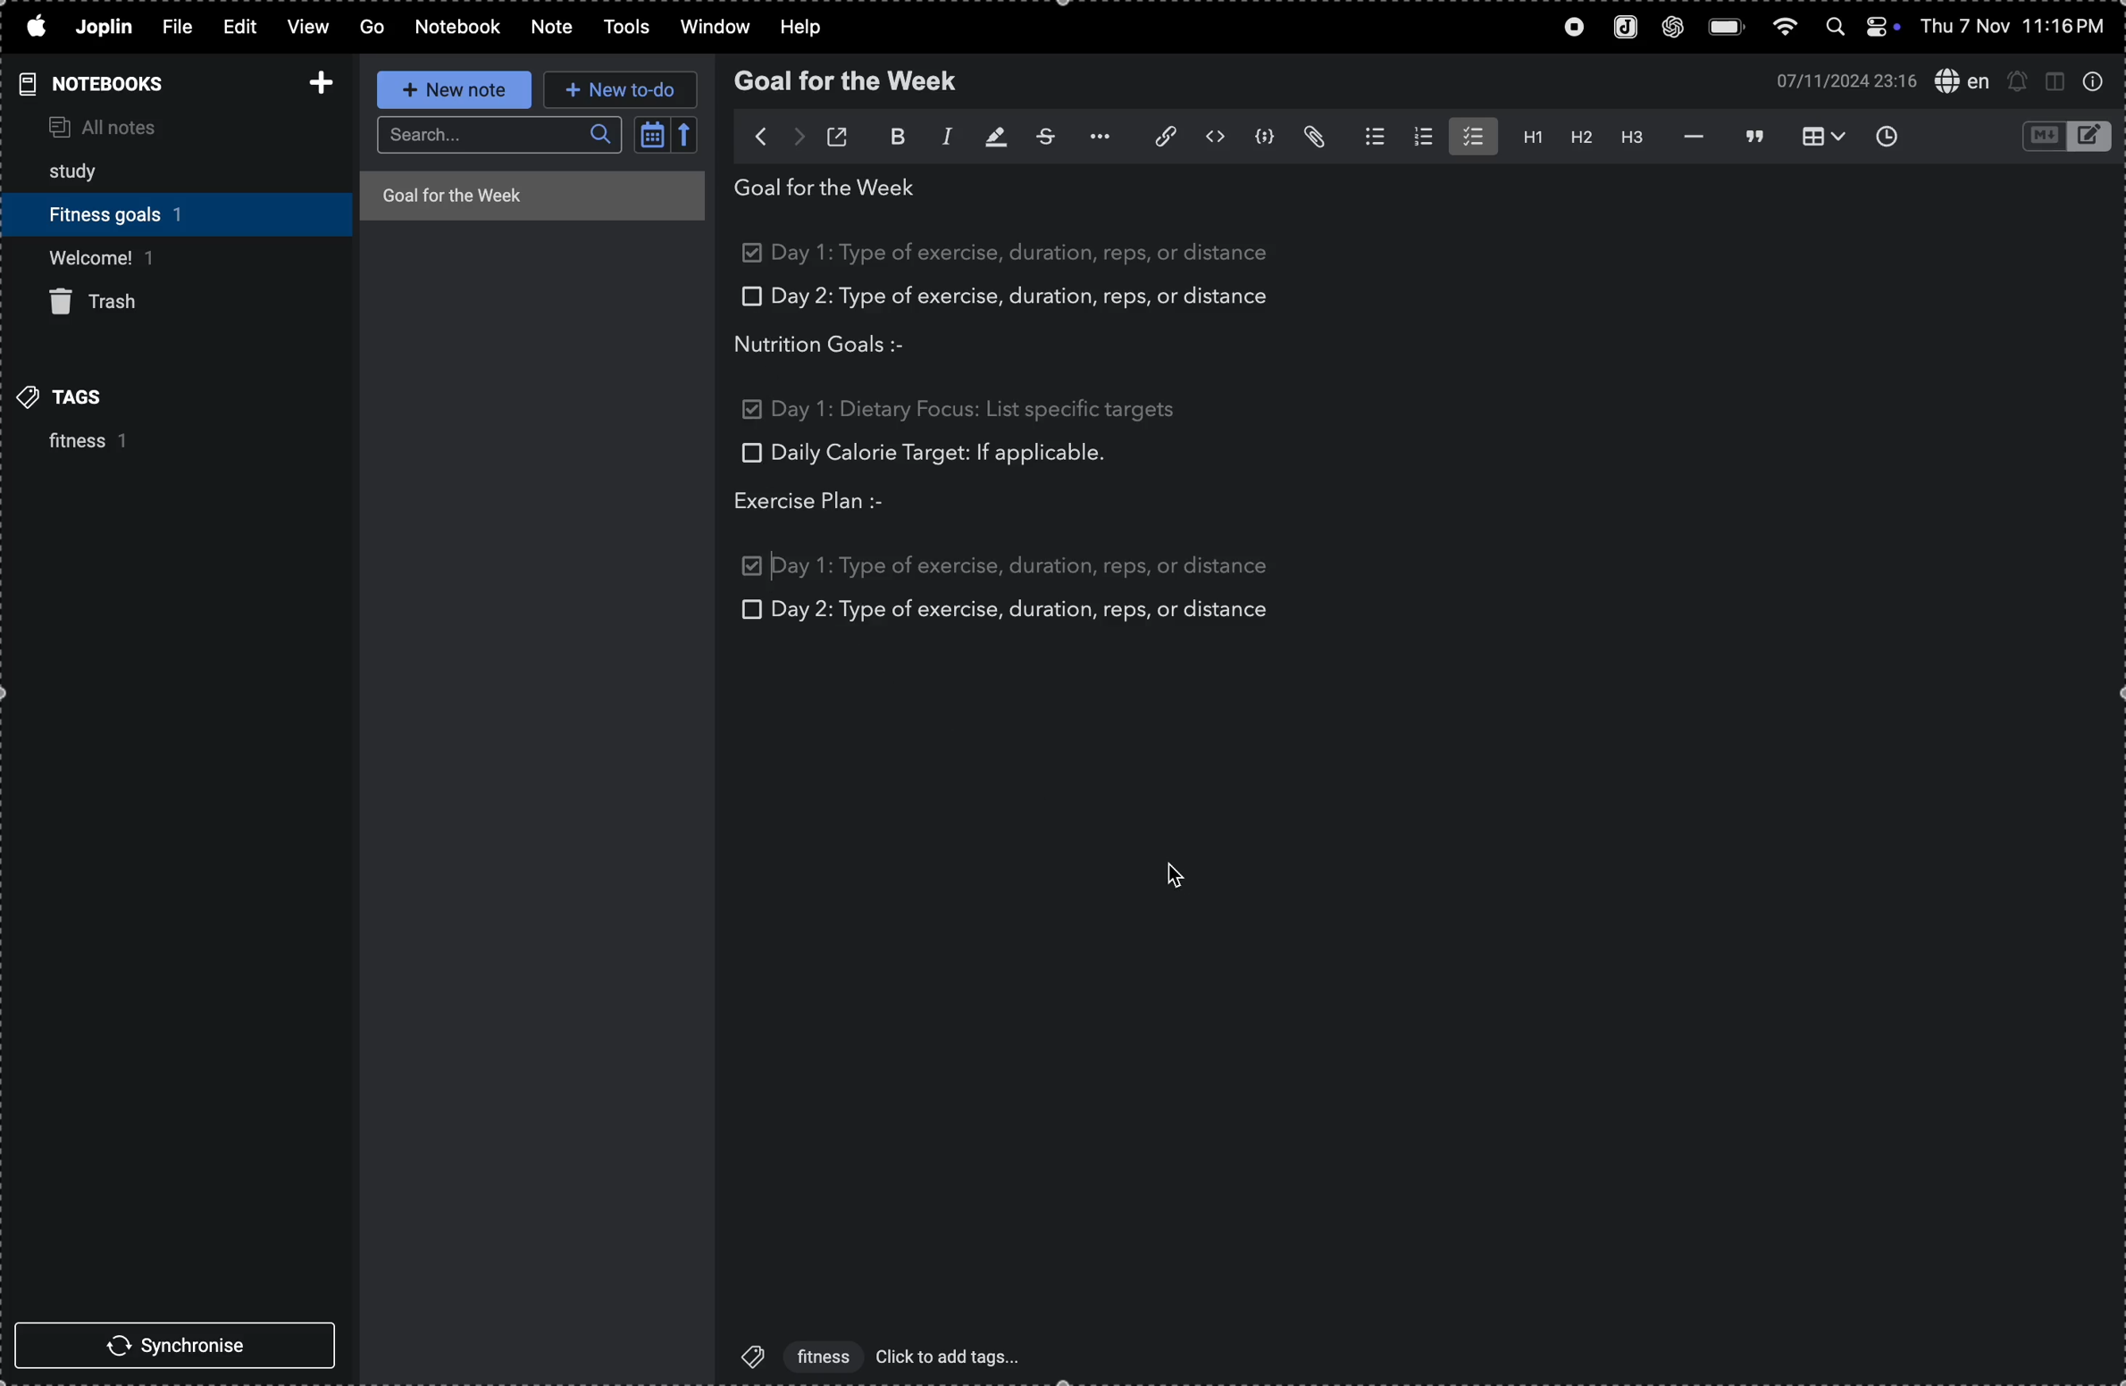 The height and width of the screenshot is (1386, 2126). Describe the element at coordinates (1725, 25) in the screenshot. I see `battery` at that location.